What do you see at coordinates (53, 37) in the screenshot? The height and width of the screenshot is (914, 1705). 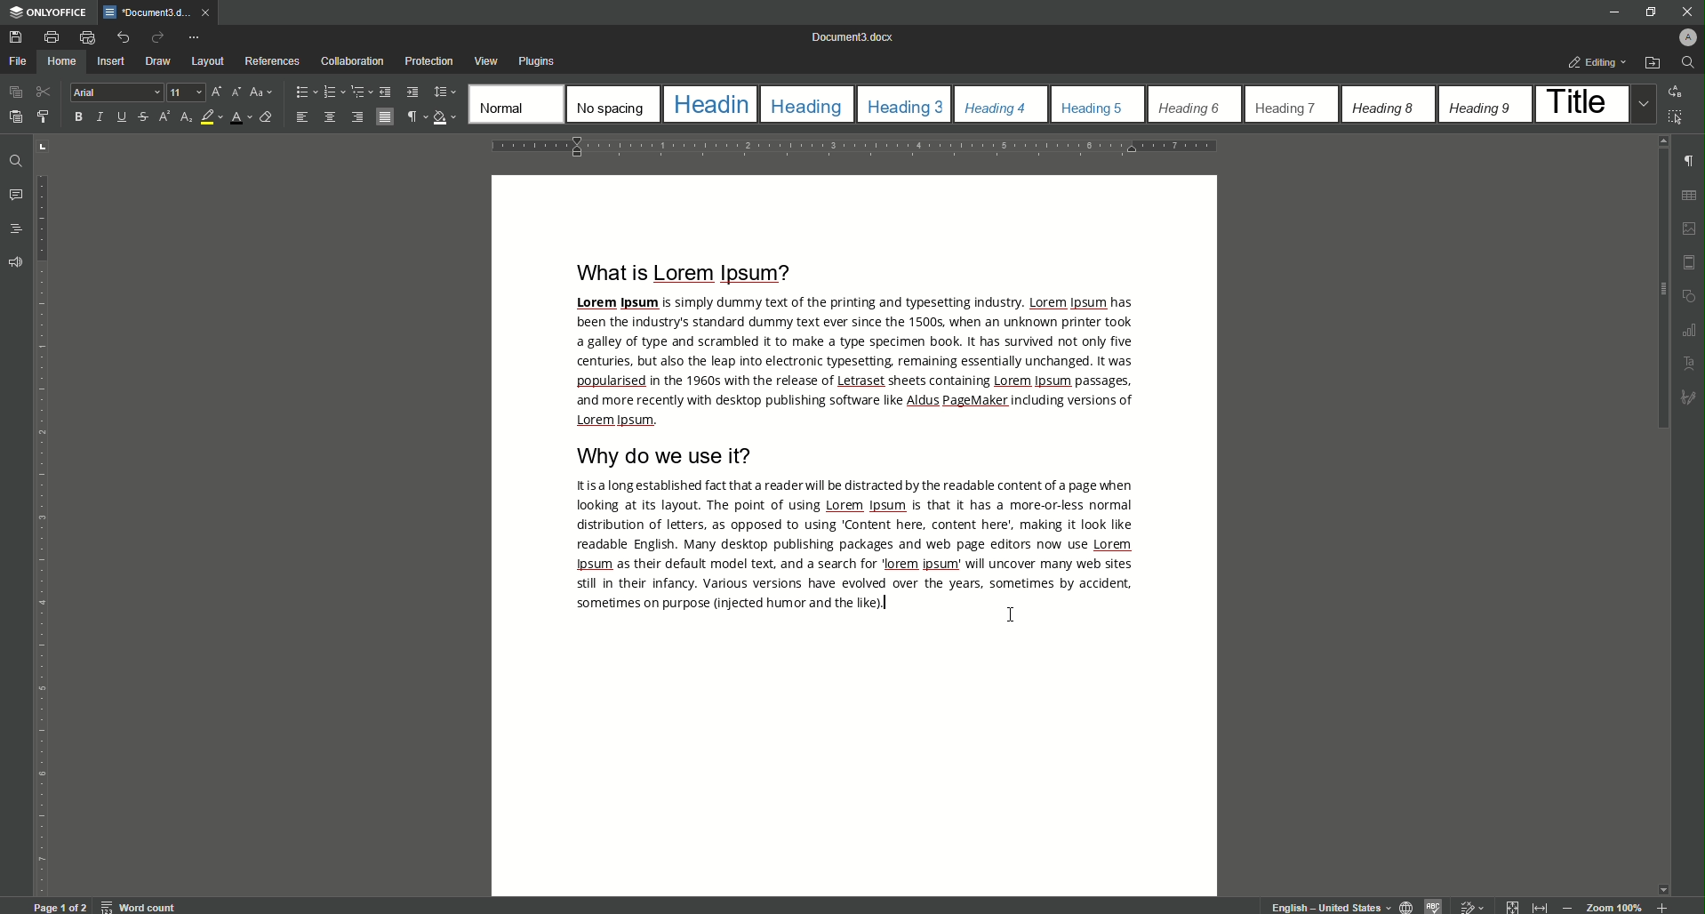 I see `Print` at bounding box center [53, 37].